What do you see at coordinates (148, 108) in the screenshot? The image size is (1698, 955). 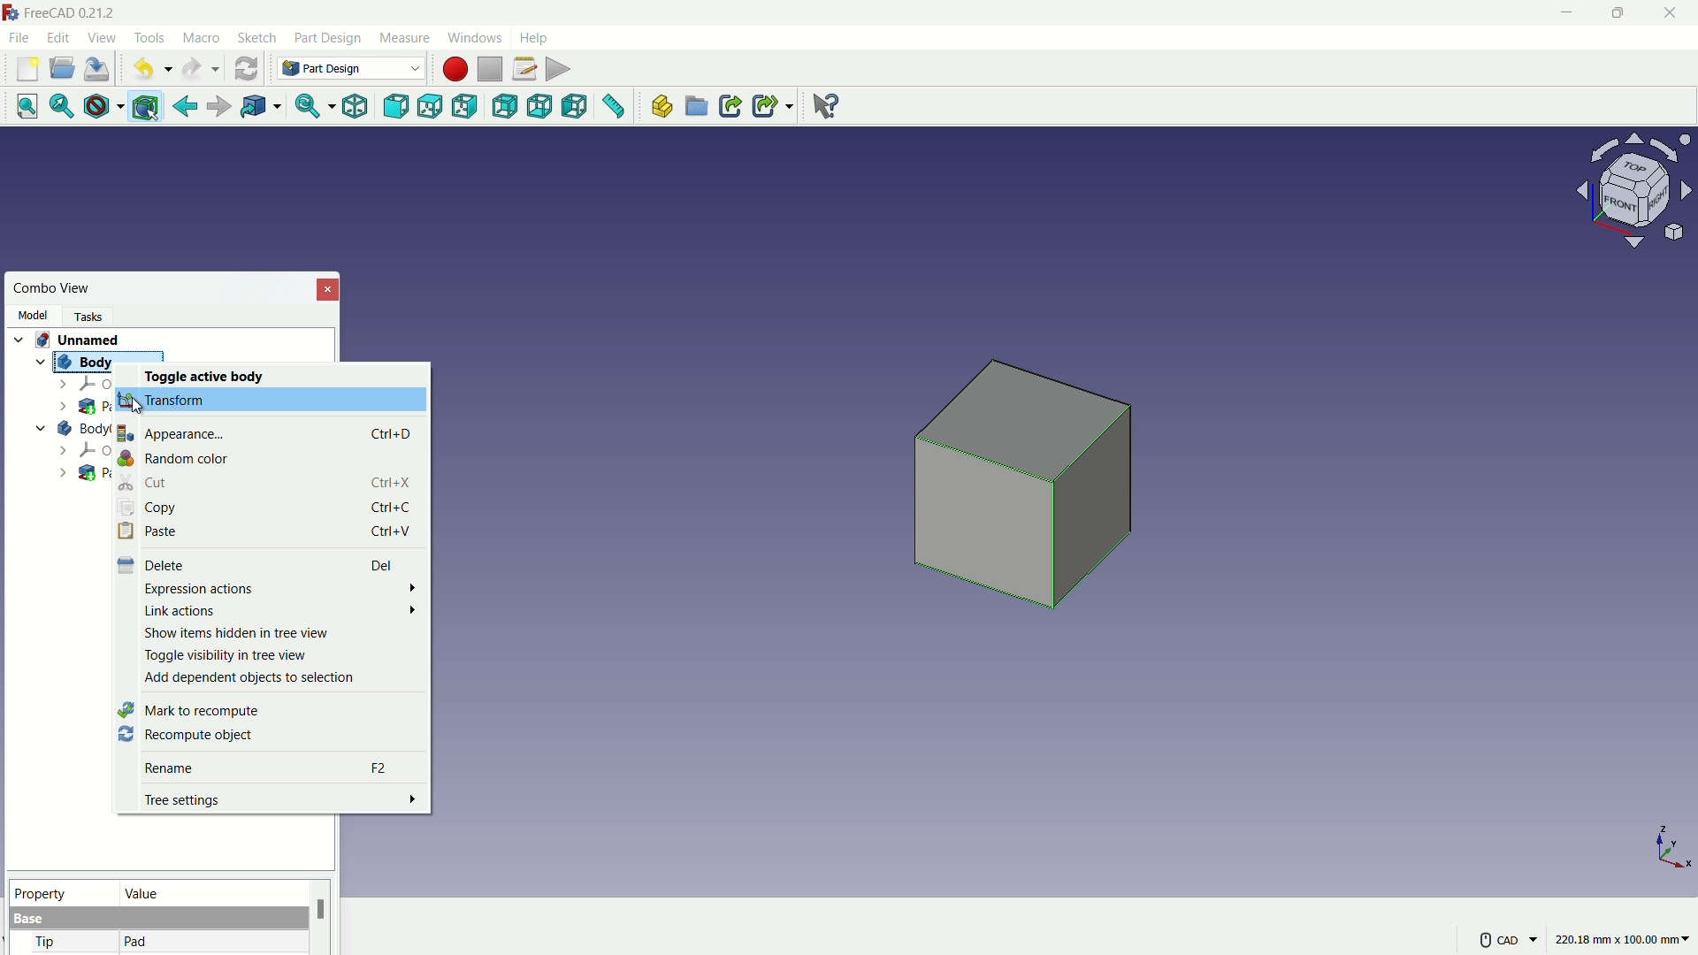 I see `bounding box` at bounding box center [148, 108].